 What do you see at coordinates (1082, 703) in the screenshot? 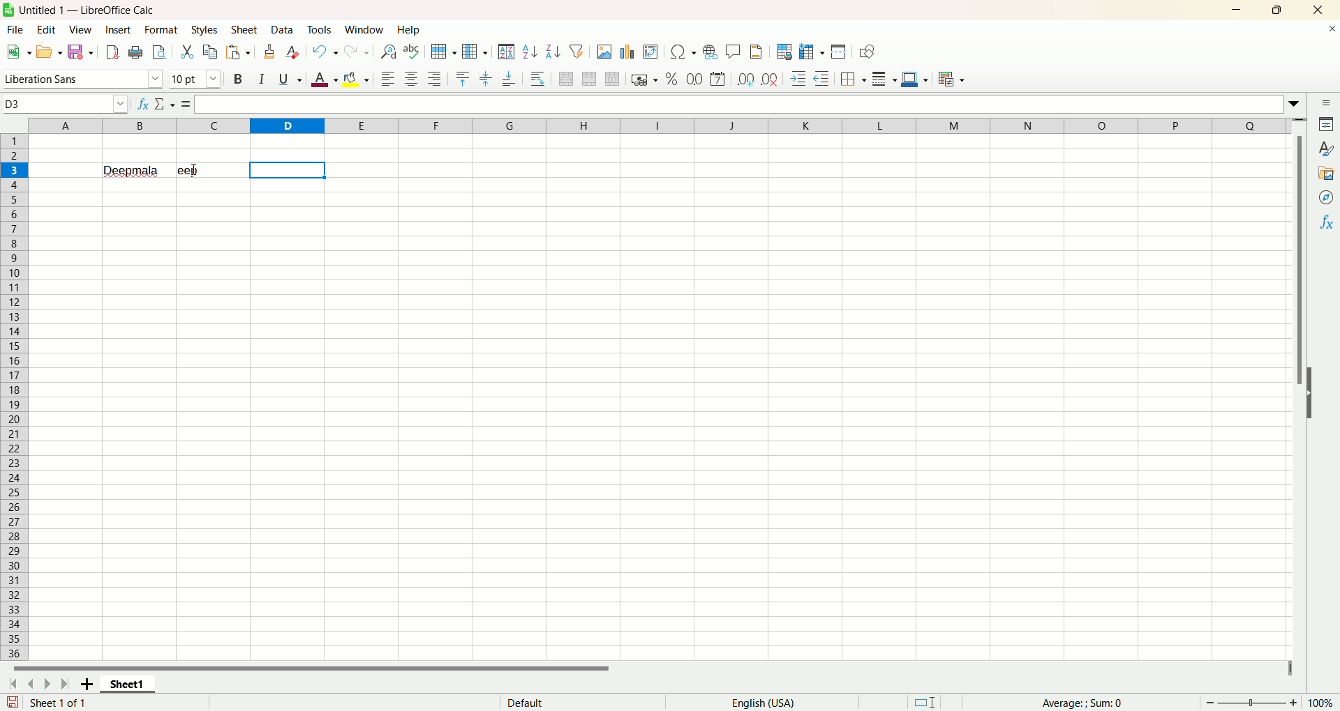
I see `Formula` at bounding box center [1082, 703].